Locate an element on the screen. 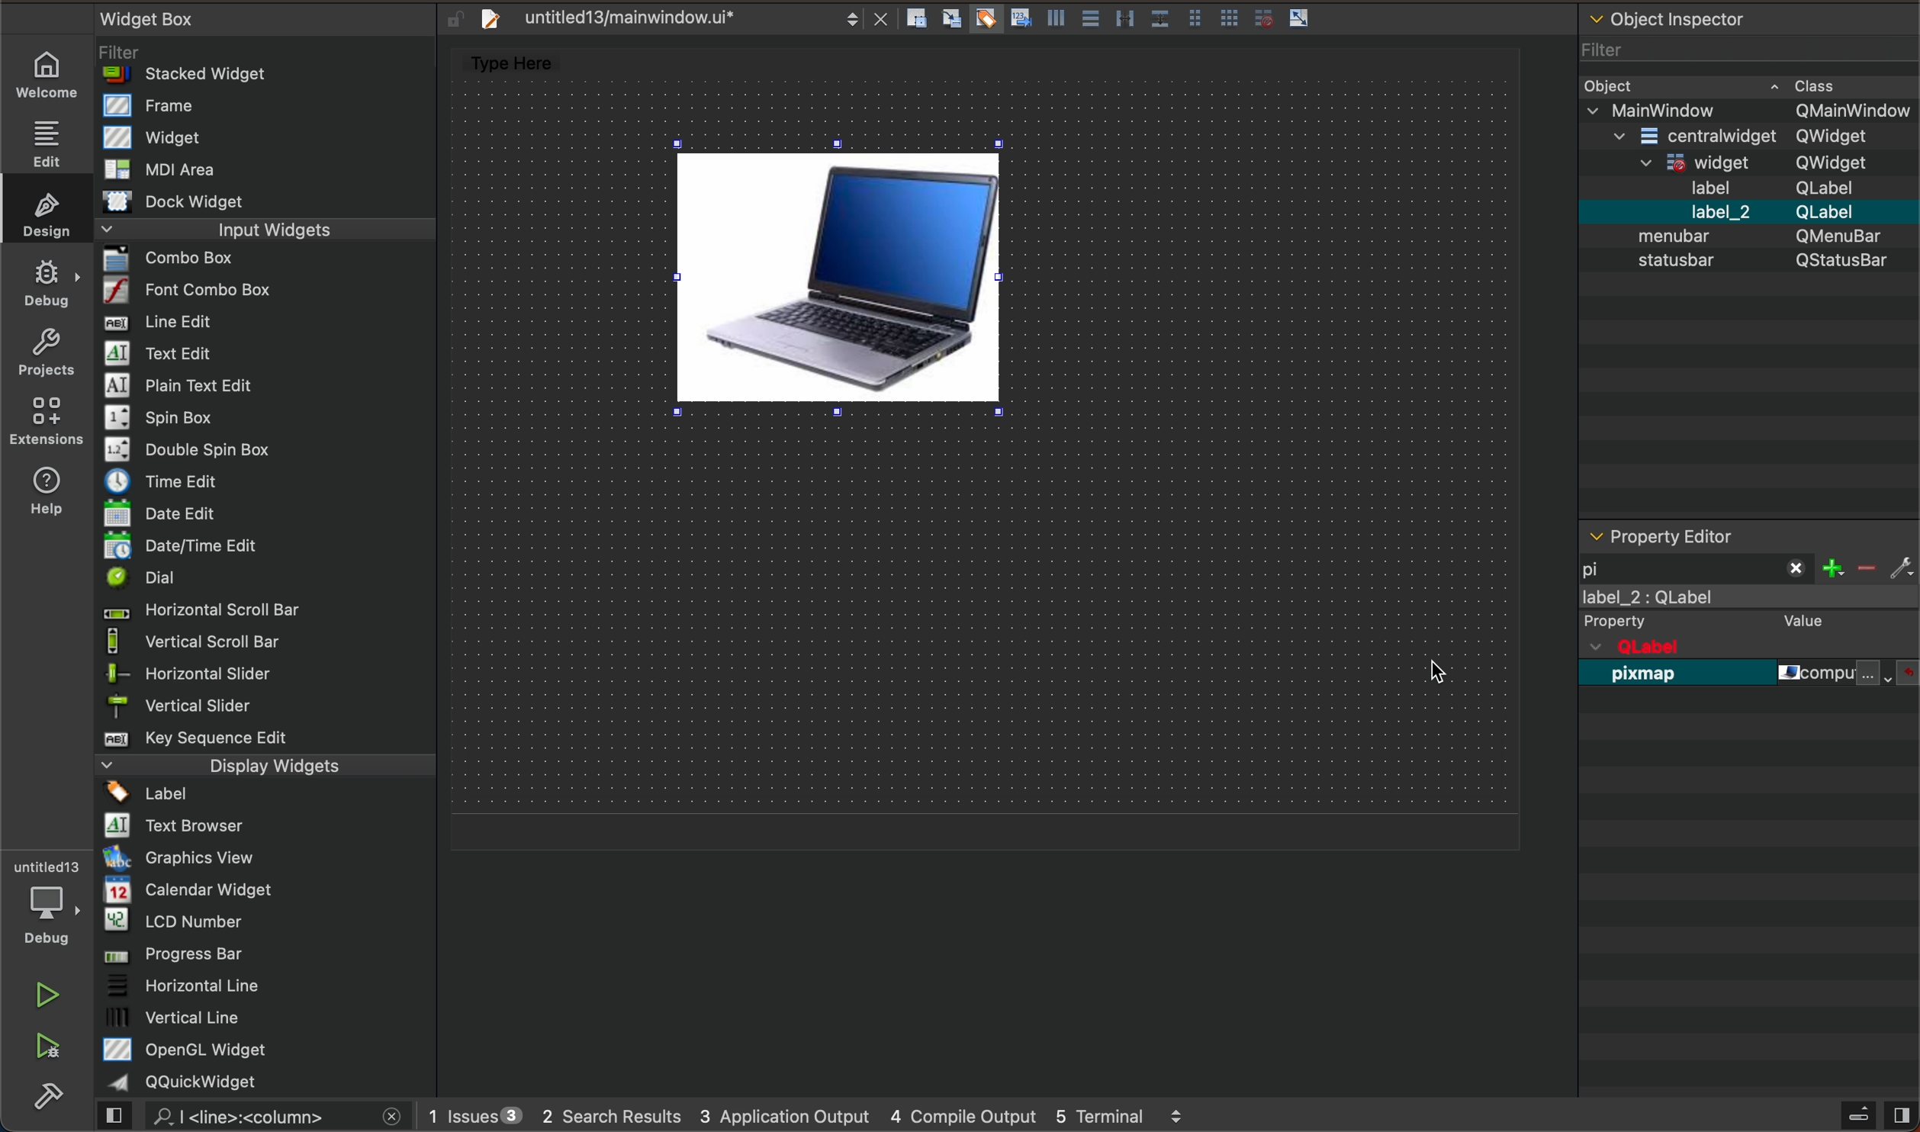 This screenshot has height=1132, width=1920. welcome is located at coordinates (48, 74).